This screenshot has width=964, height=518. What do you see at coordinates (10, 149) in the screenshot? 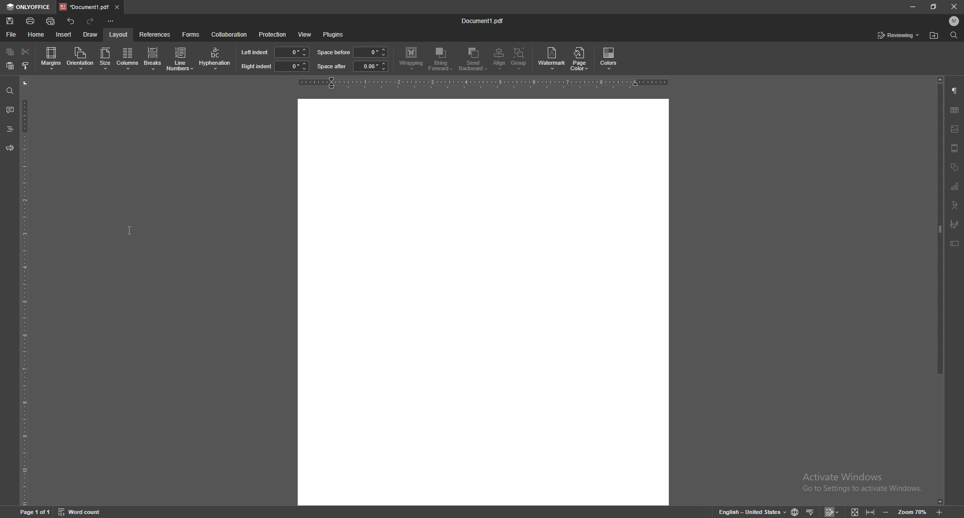
I see `feedback` at bounding box center [10, 149].